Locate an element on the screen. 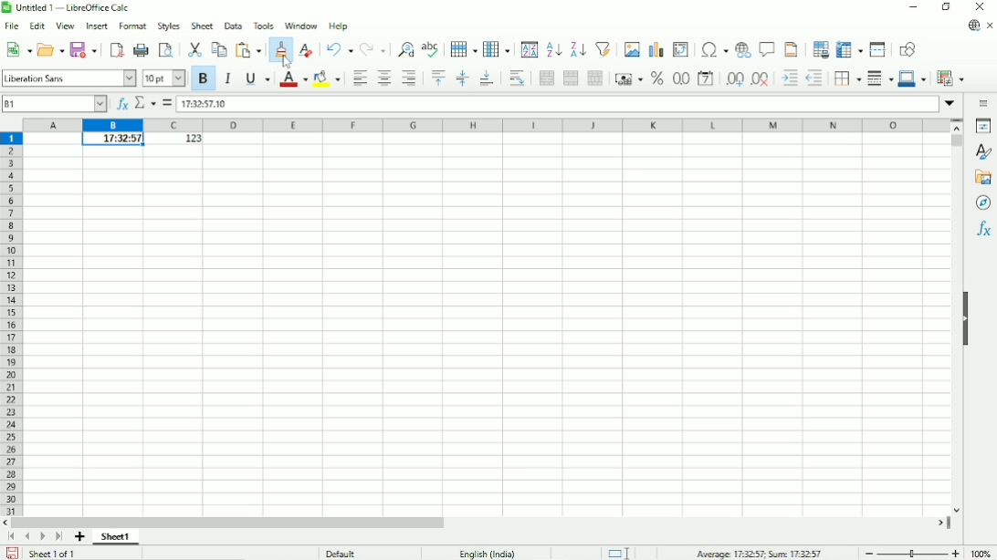 The width and height of the screenshot is (997, 560). Format as percent is located at coordinates (656, 79).